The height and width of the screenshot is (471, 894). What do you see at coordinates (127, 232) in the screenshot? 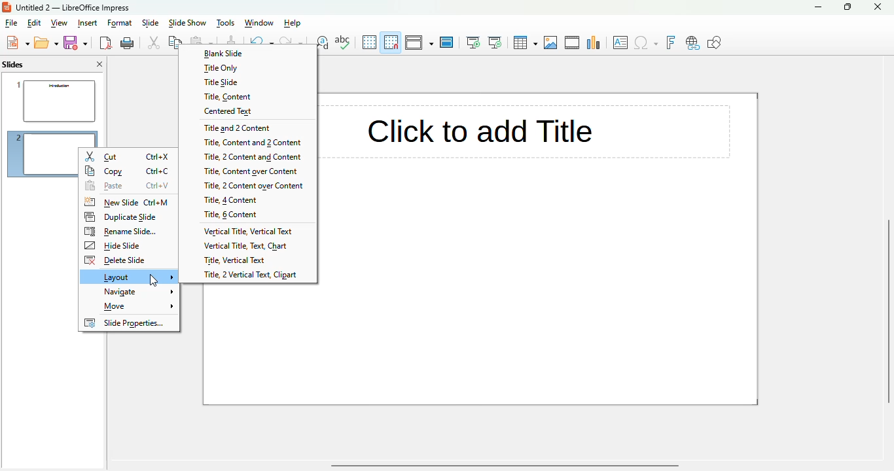
I see `rename slide` at bounding box center [127, 232].